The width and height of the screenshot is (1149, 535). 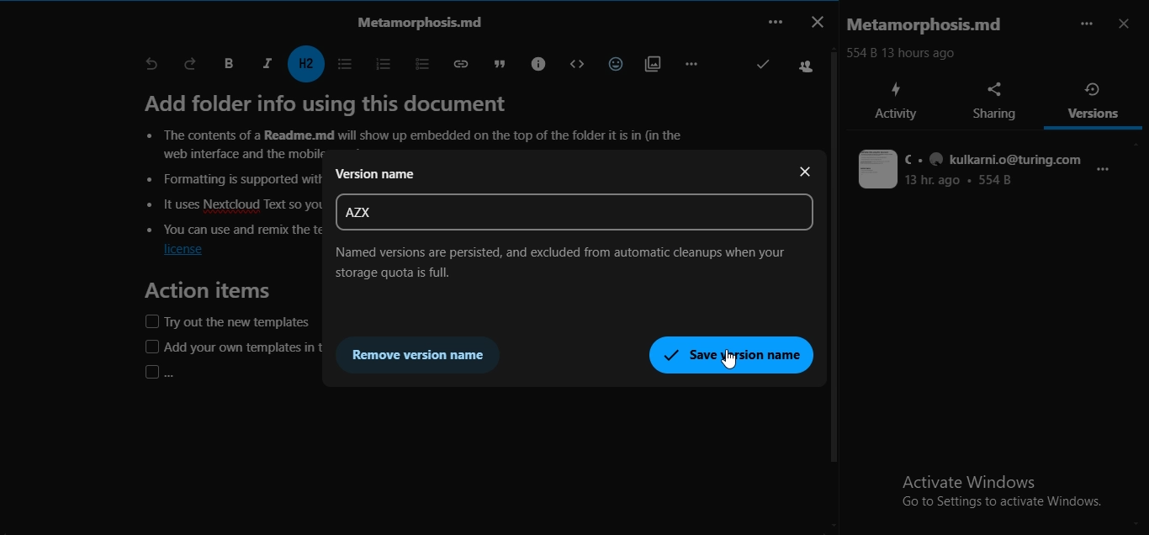 What do you see at coordinates (419, 121) in the screenshot?
I see `text` at bounding box center [419, 121].